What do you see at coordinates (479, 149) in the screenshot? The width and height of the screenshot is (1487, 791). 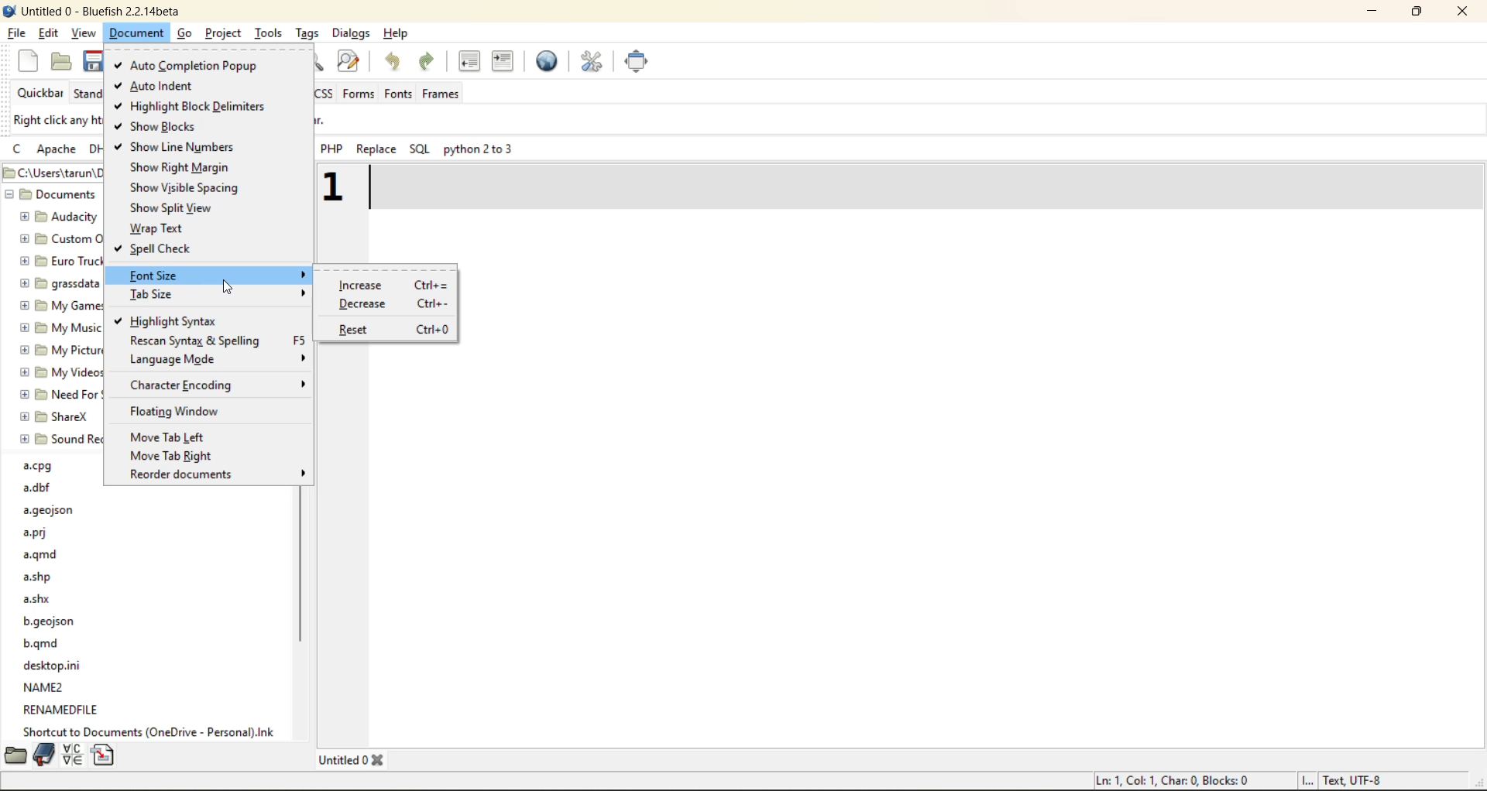 I see `python 2 to 3` at bounding box center [479, 149].